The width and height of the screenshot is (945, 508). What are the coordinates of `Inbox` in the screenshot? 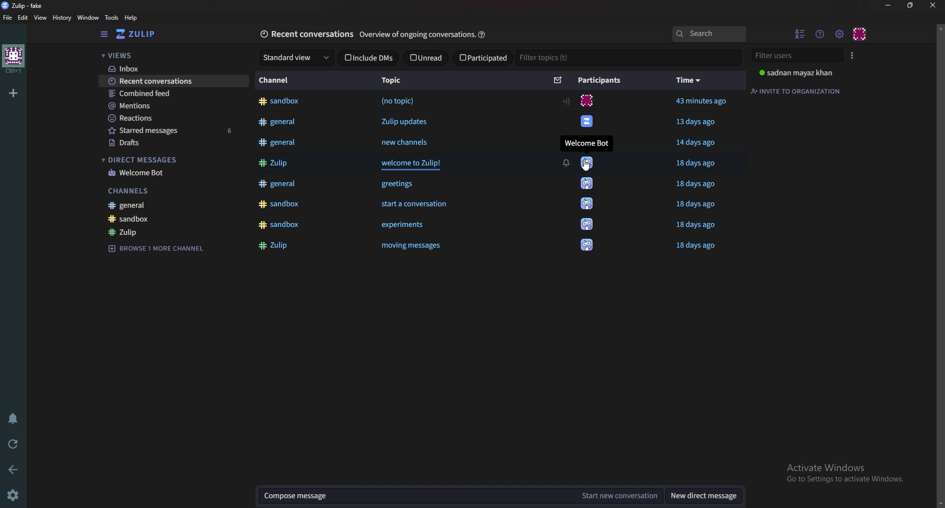 It's located at (172, 68).